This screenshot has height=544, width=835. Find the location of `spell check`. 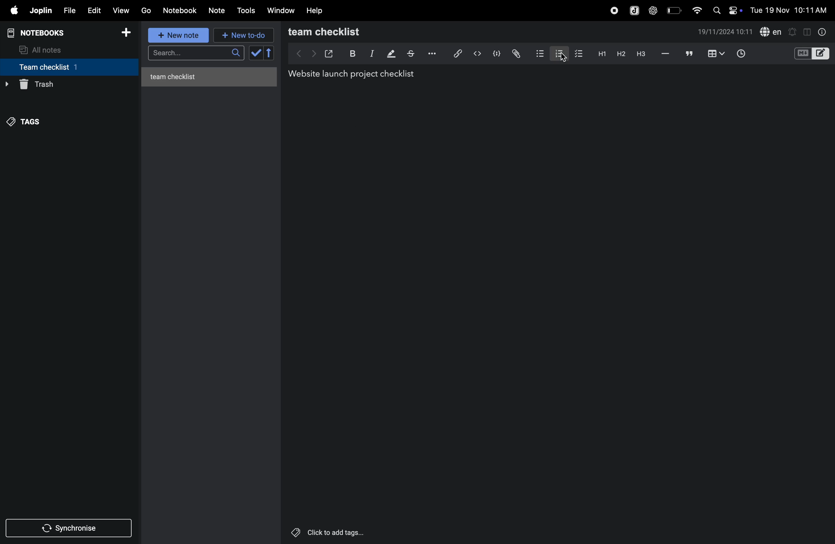

spell check is located at coordinates (771, 32).